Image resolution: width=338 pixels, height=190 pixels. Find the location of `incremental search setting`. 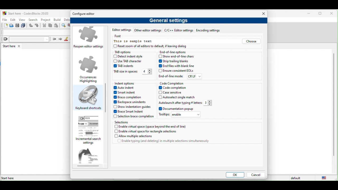

incremental search setting is located at coordinates (90, 130).